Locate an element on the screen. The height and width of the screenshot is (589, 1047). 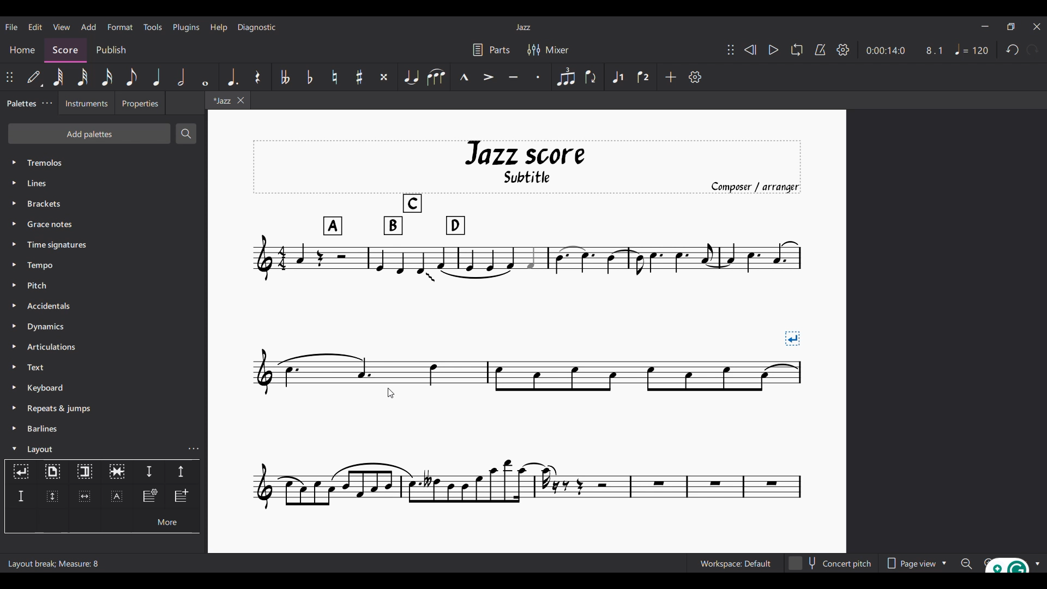
Quarter note is located at coordinates (157, 77).